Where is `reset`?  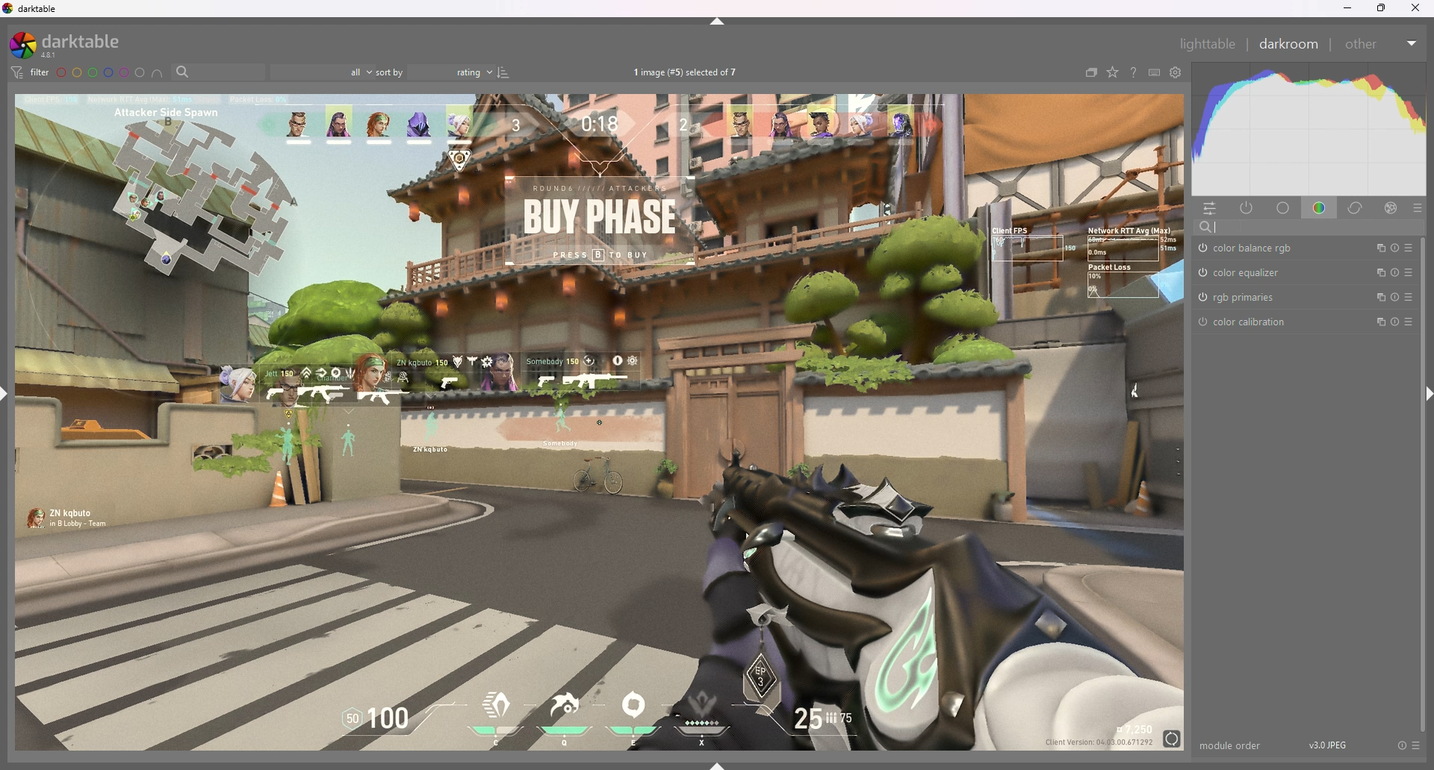
reset is located at coordinates (1401, 745).